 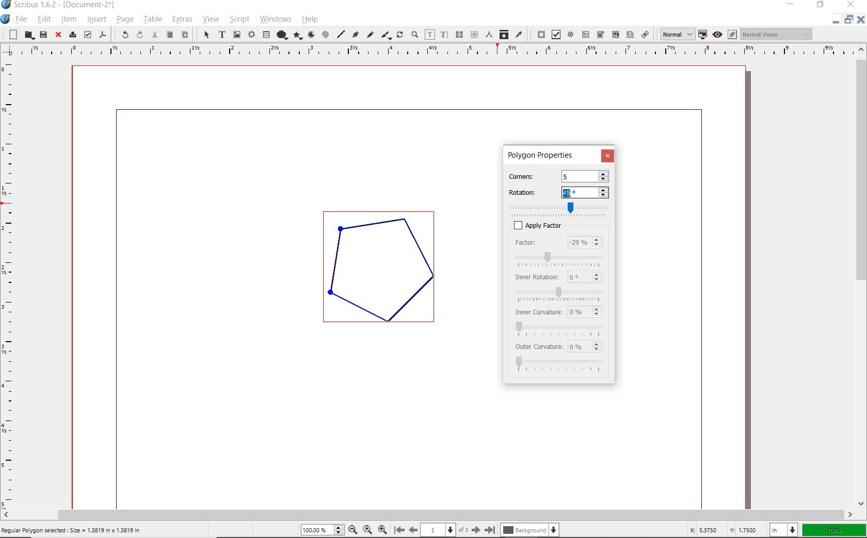 What do you see at coordinates (744, 528) in the screenshot?
I see `v 1.8558` at bounding box center [744, 528].